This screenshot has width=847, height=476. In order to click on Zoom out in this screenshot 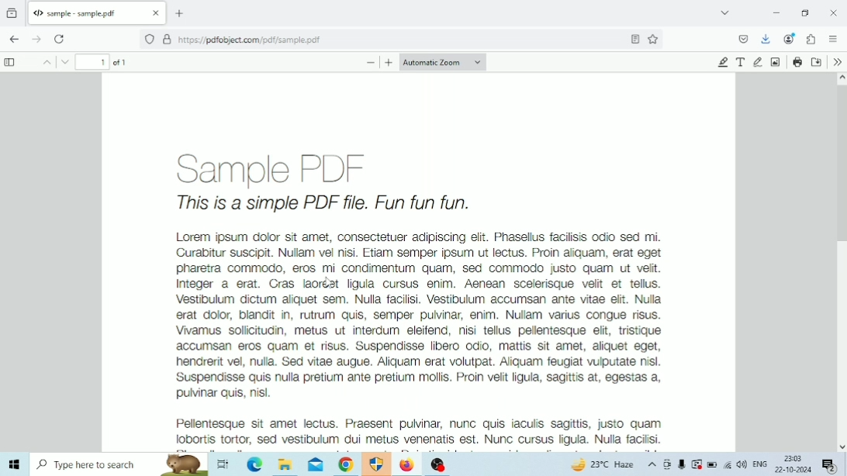, I will do `click(371, 63)`.